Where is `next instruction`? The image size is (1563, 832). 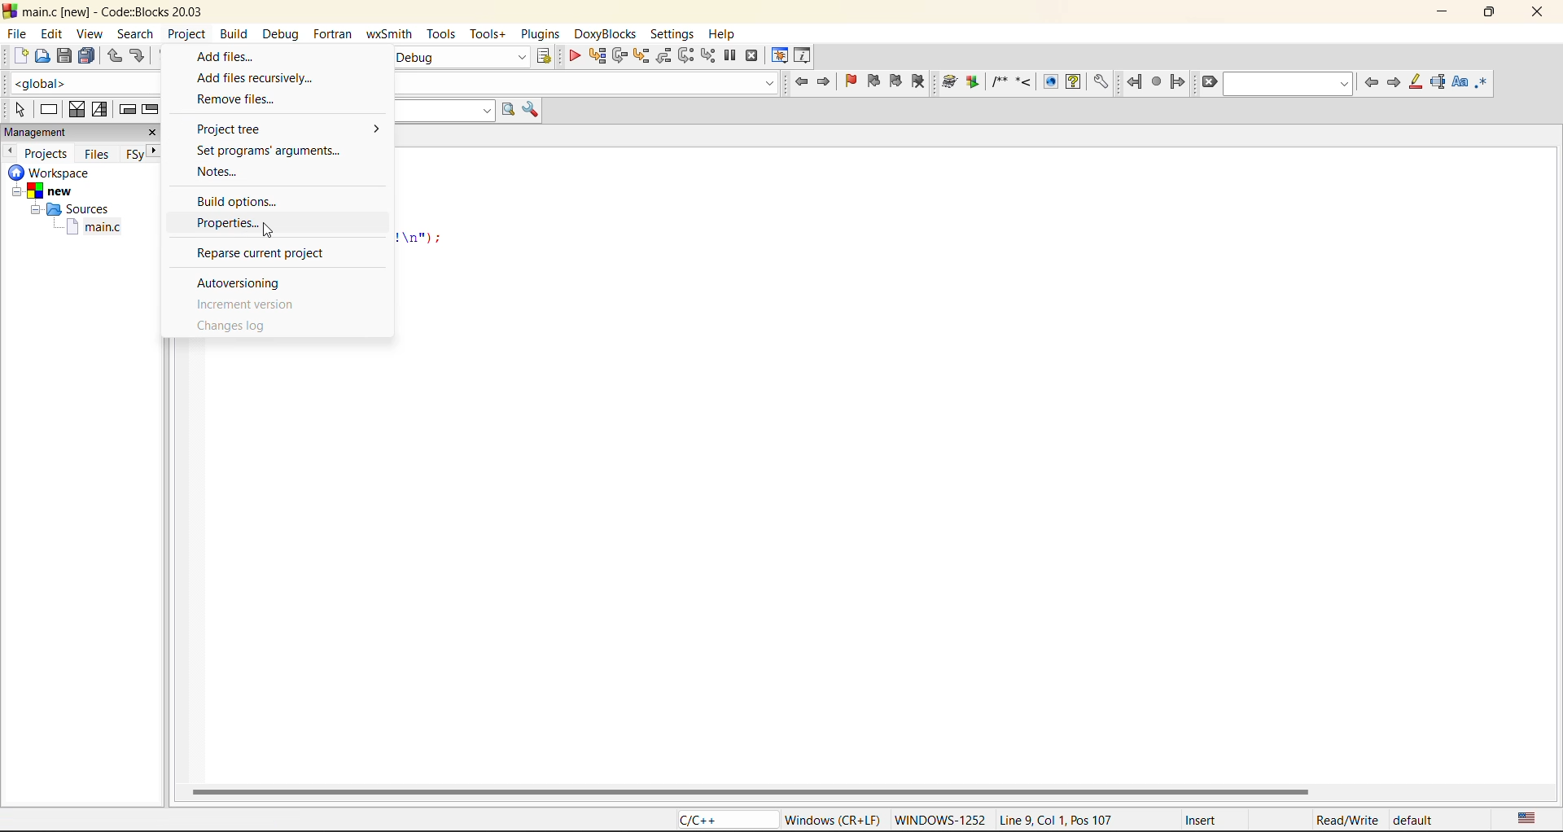 next instruction is located at coordinates (684, 55).